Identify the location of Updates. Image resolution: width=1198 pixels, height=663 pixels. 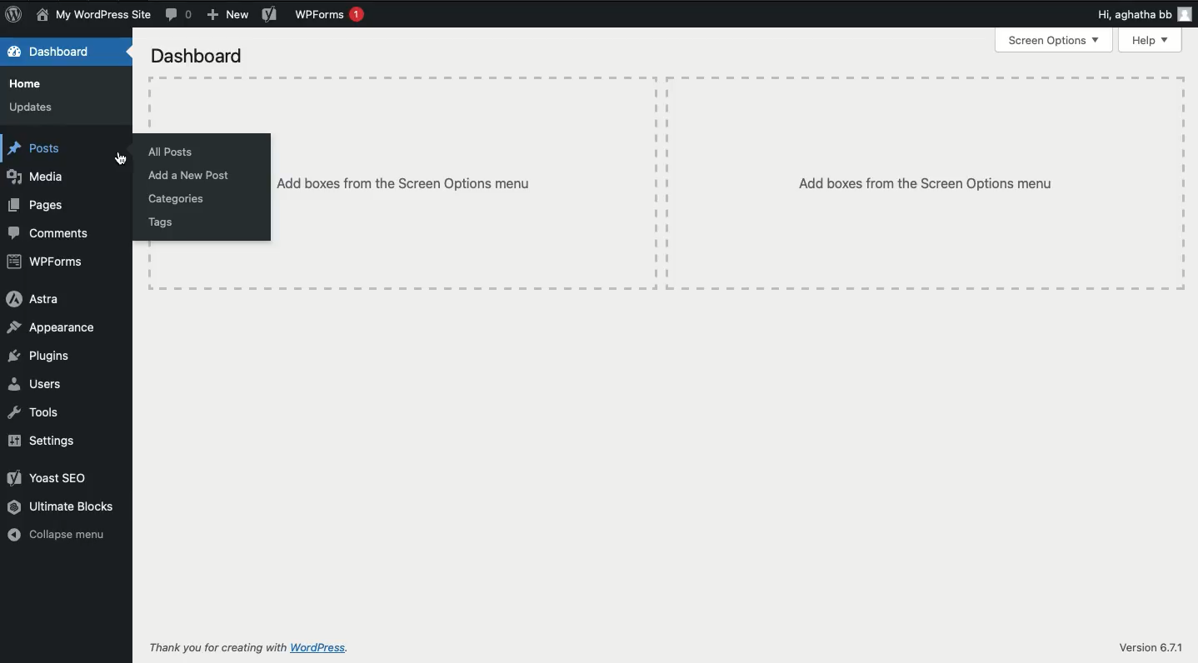
(36, 107).